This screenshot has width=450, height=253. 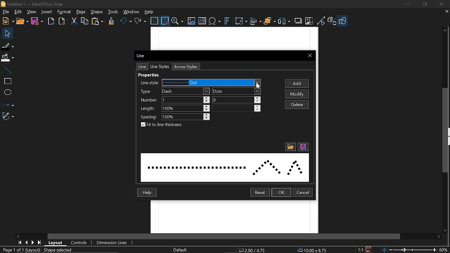 I want to click on Move right, so click(x=440, y=237).